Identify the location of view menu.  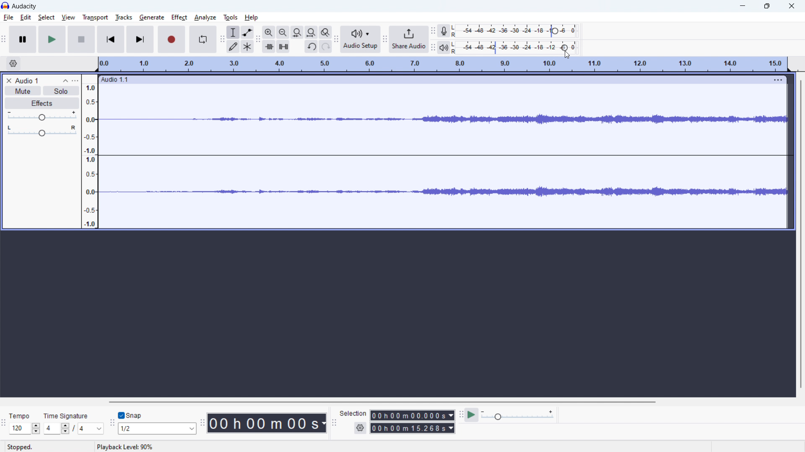
(75, 80).